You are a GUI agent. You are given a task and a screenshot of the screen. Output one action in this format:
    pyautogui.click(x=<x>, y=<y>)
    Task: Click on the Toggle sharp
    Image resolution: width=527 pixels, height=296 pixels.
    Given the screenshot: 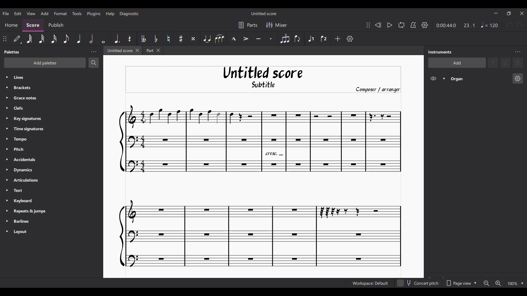 What is the action you would take?
    pyautogui.click(x=181, y=39)
    